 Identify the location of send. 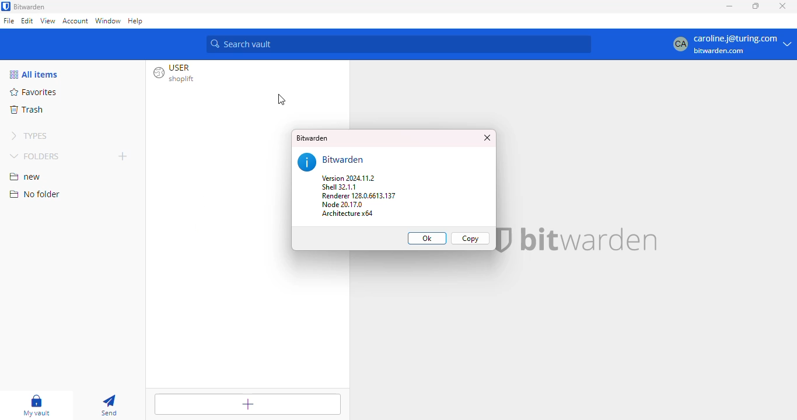
(109, 405).